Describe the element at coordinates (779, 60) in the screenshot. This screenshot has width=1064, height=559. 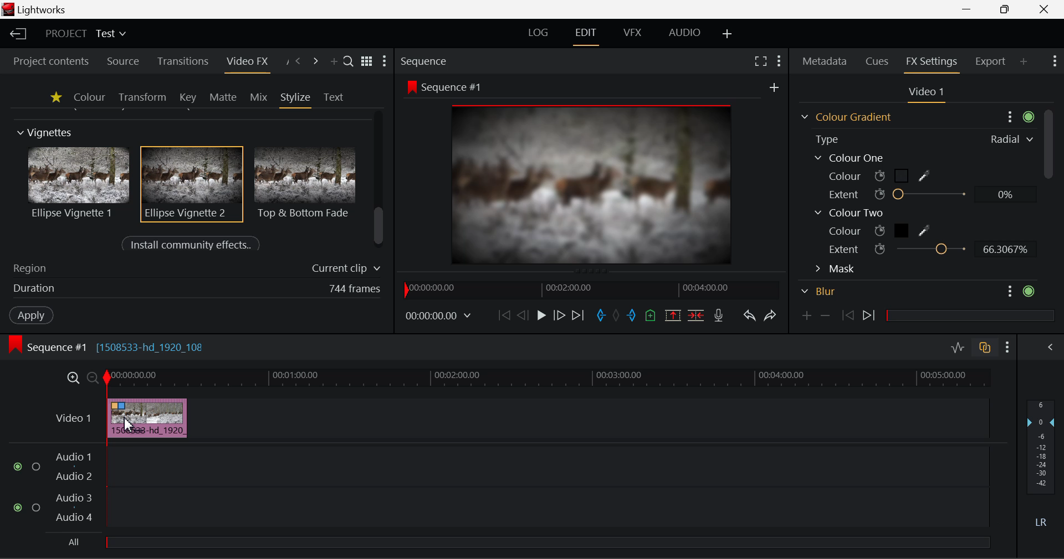
I see `Show Settings` at that location.